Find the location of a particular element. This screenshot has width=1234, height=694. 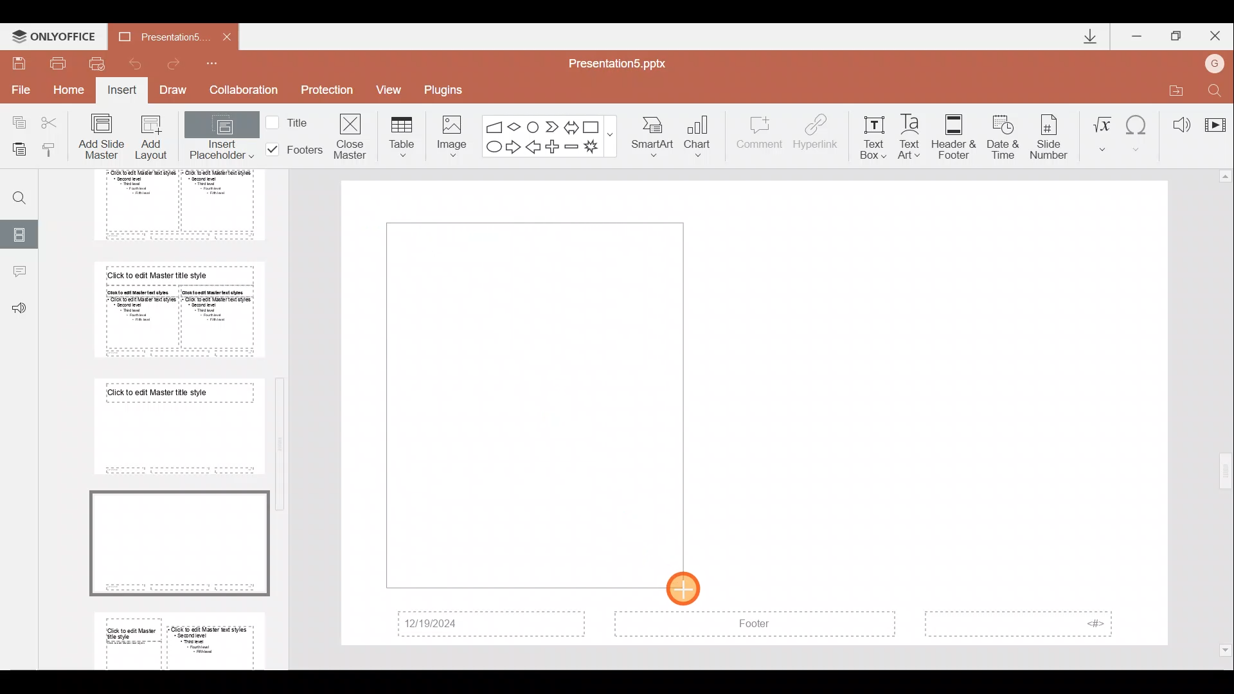

Video is located at coordinates (1215, 119).